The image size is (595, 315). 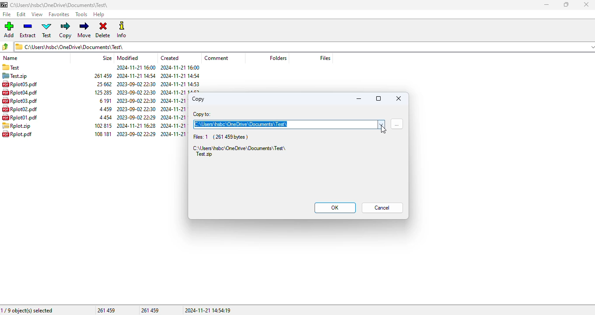 I want to click on C:\Users\hsbc\OneDrive\Documents\Test\Test.zip, so click(x=239, y=151).